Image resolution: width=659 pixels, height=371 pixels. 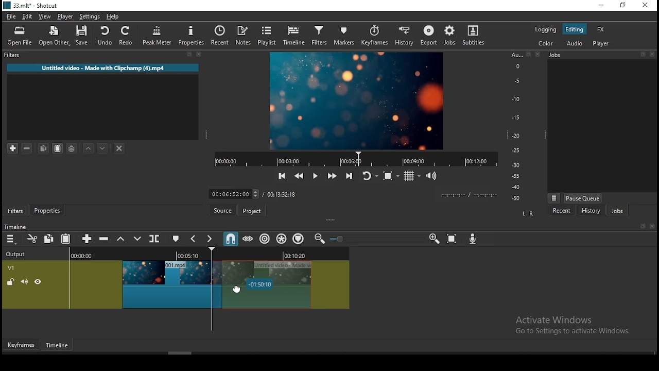 I want to click on source, so click(x=222, y=210).